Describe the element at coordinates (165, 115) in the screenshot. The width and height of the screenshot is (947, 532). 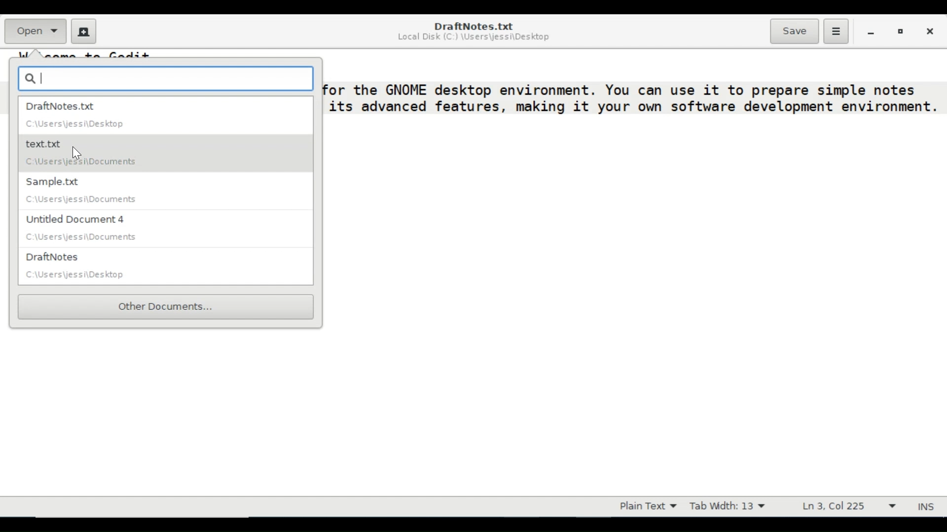
I see `DraftNotes` at that location.